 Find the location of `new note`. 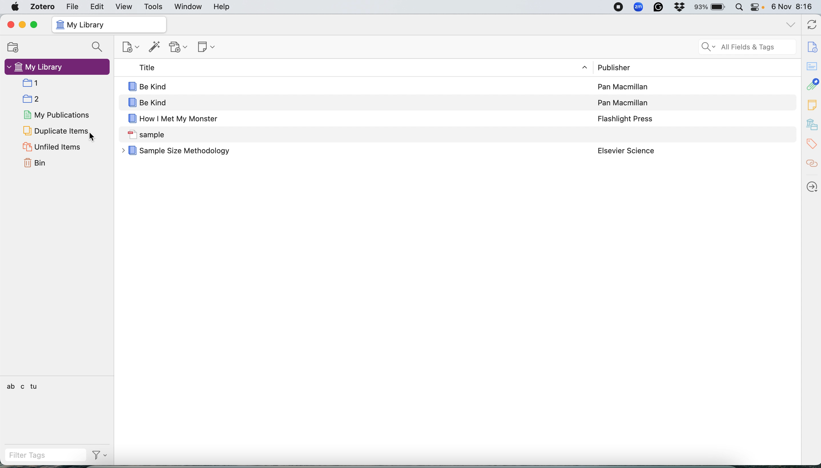

new note is located at coordinates (208, 47).